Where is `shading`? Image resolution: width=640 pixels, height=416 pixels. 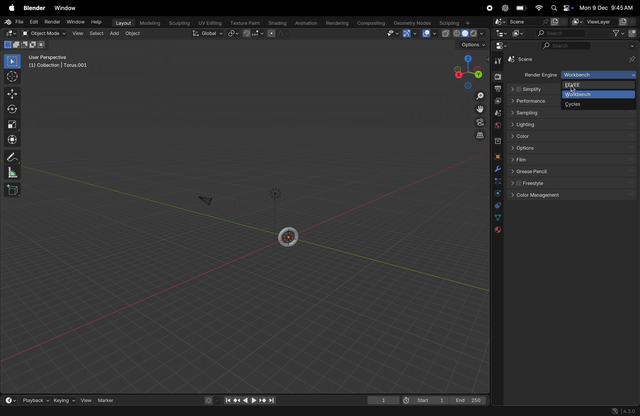 shading is located at coordinates (278, 23).